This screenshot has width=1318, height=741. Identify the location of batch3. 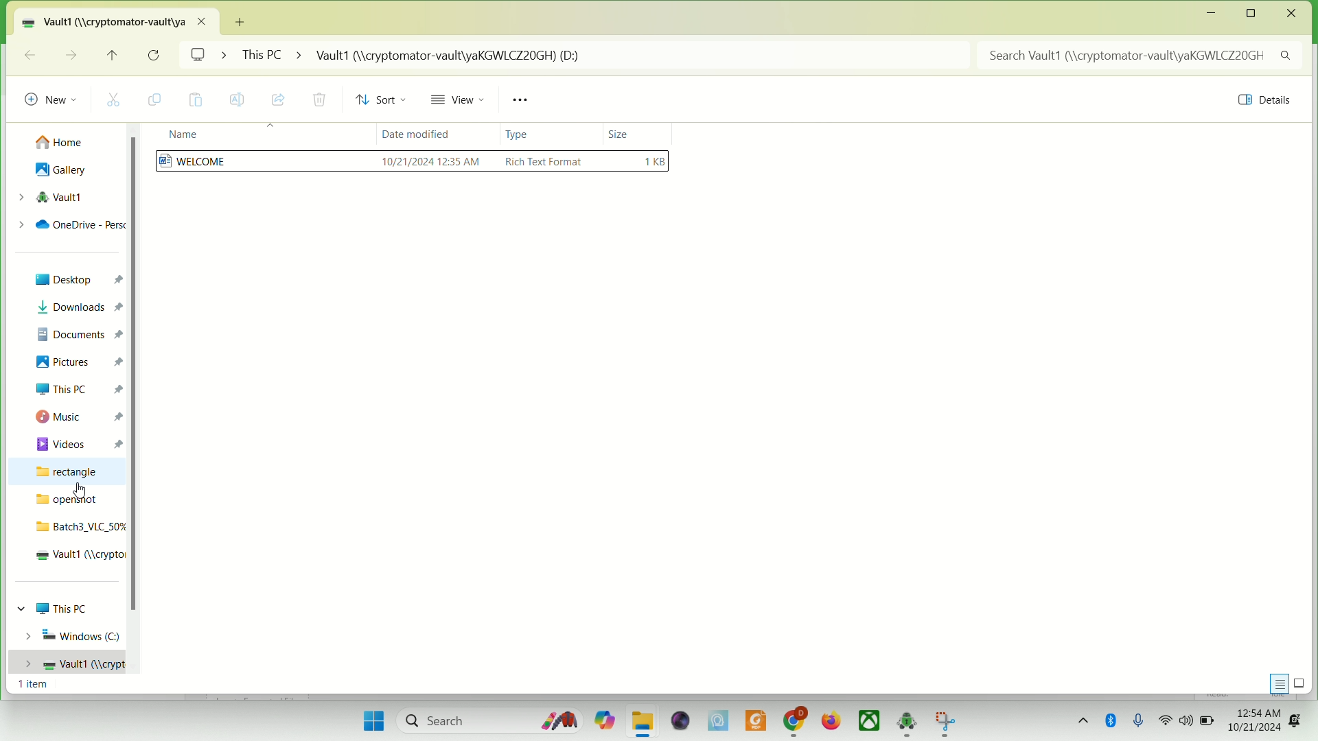
(78, 526).